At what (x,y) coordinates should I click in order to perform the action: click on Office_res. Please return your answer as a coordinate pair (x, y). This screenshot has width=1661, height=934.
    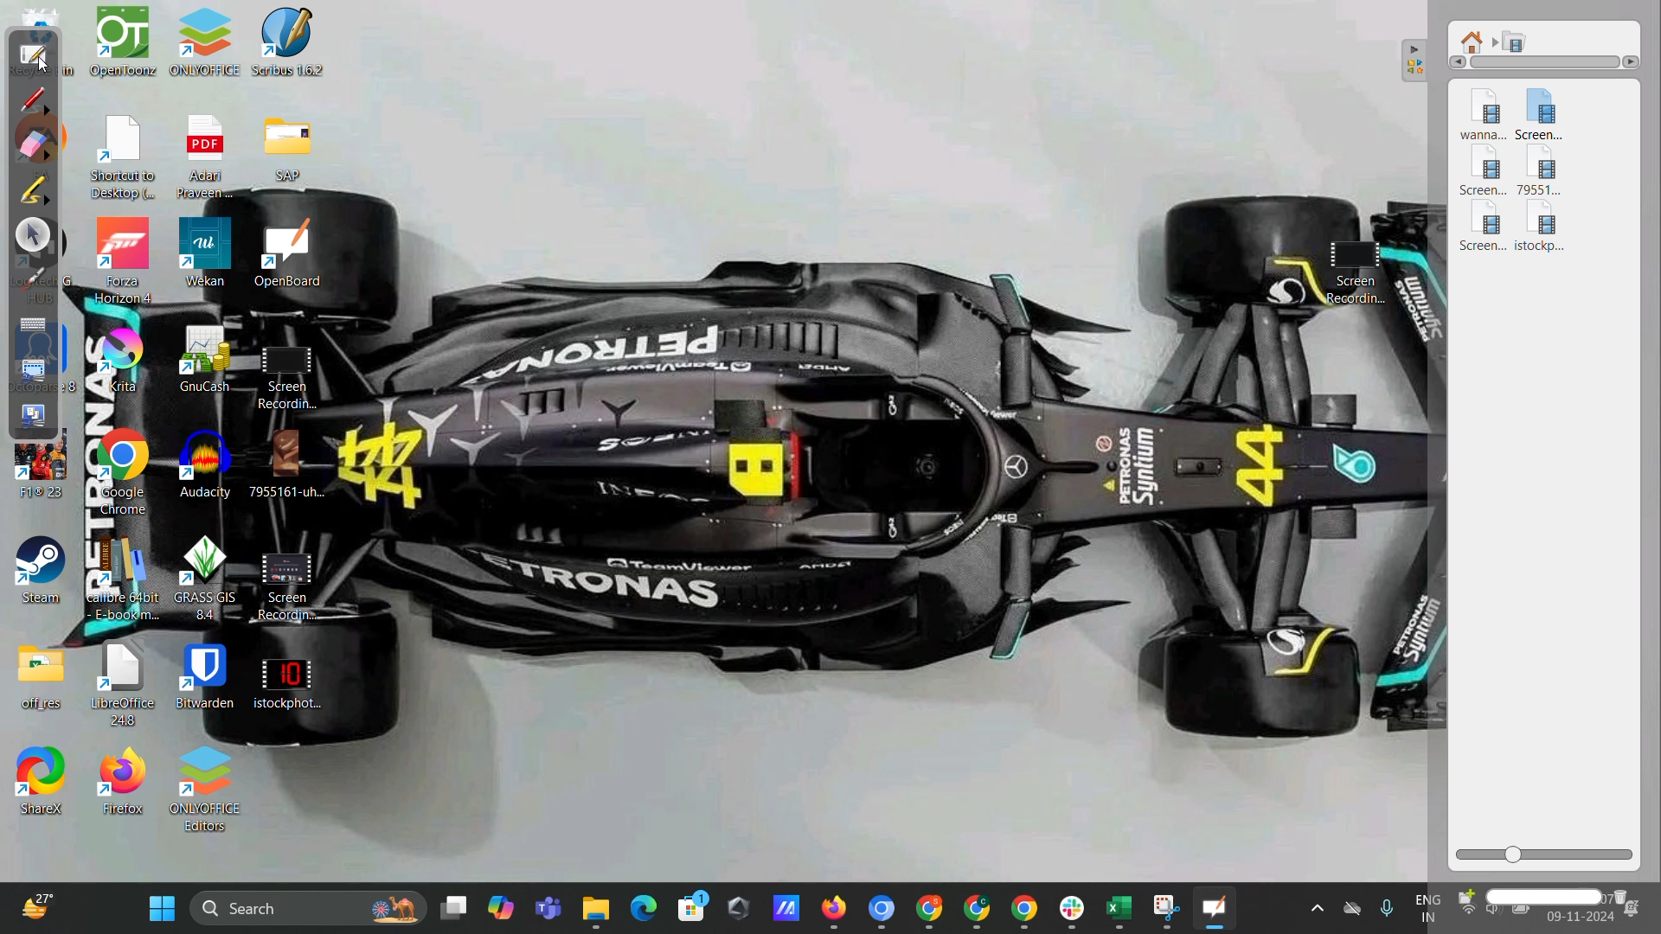
    Looking at the image, I should click on (42, 681).